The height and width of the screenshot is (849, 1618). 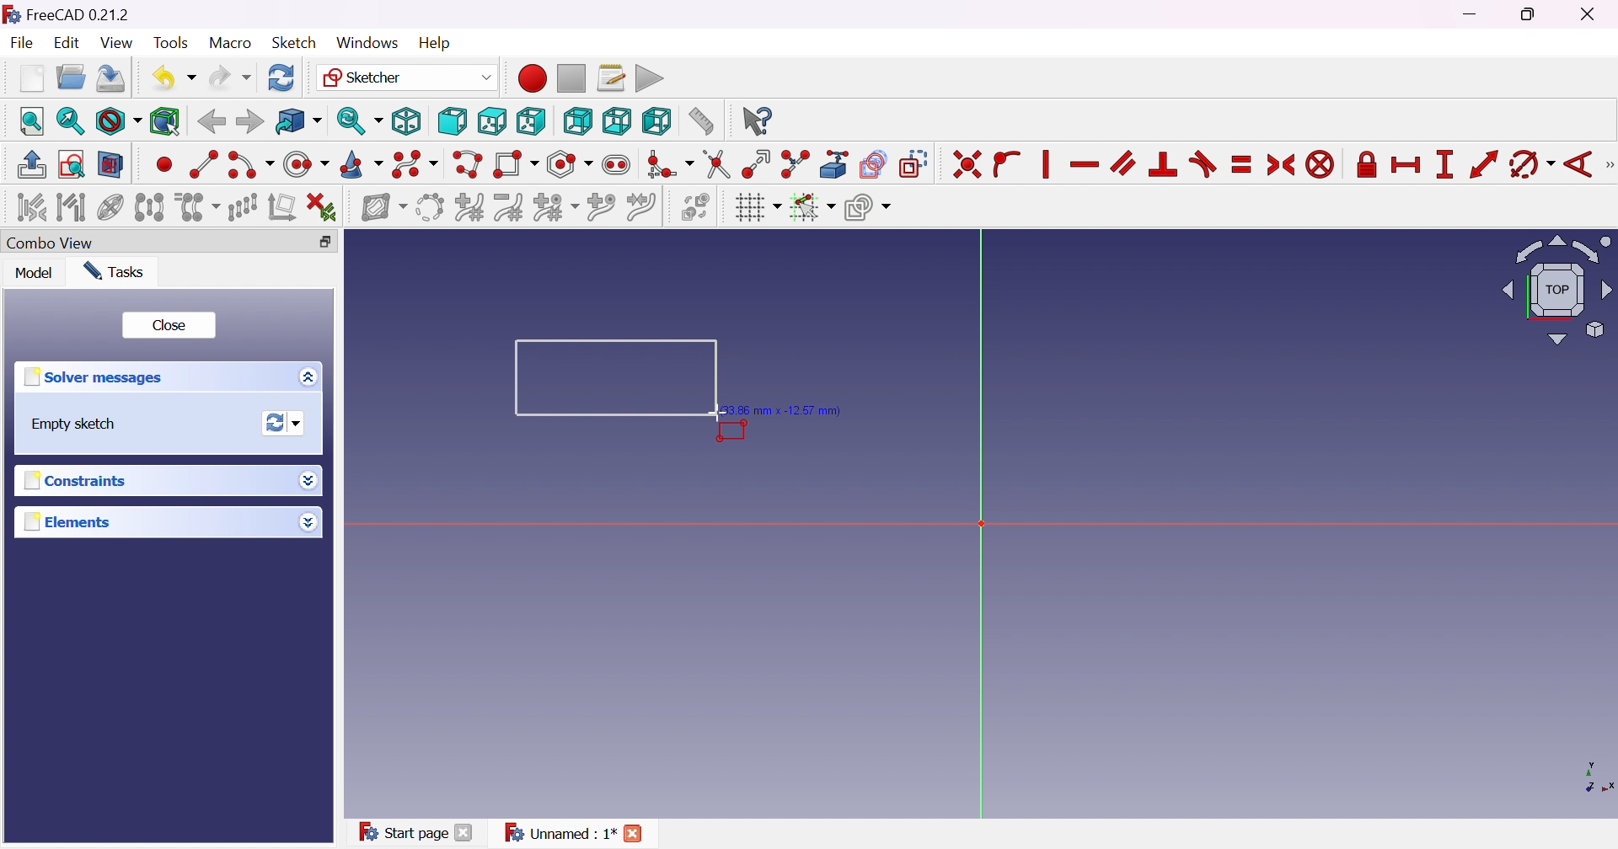 What do you see at coordinates (718, 165) in the screenshot?
I see `Trim edge` at bounding box center [718, 165].